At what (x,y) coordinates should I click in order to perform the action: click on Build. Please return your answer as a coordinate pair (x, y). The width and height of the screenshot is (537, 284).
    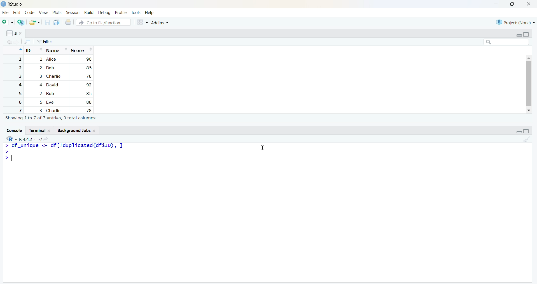
    Looking at the image, I should click on (89, 13).